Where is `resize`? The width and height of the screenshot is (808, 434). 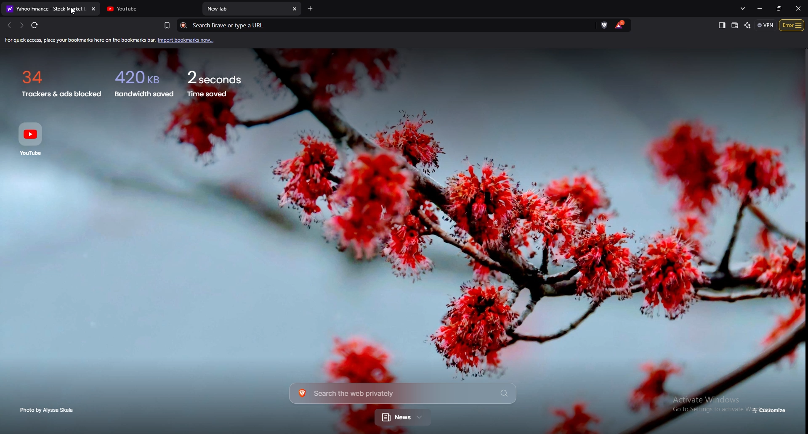 resize is located at coordinates (778, 8).